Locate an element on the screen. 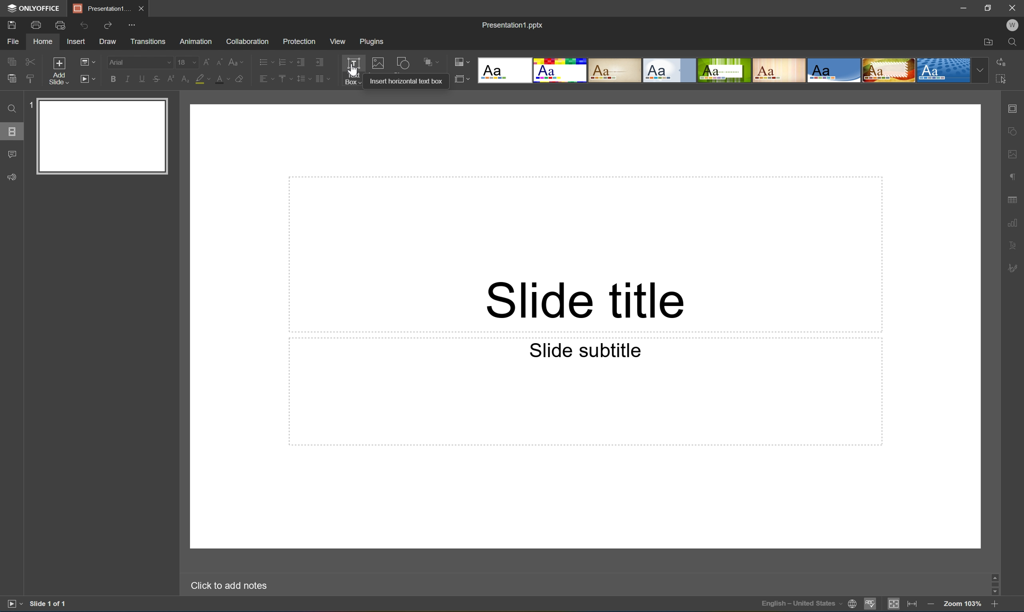  Decrease indent is located at coordinates (300, 61).